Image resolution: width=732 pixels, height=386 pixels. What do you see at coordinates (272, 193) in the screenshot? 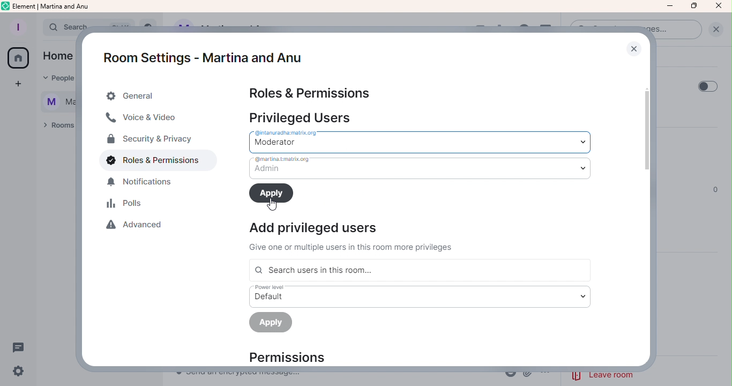
I see `Apply` at bounding box center [272, 193].